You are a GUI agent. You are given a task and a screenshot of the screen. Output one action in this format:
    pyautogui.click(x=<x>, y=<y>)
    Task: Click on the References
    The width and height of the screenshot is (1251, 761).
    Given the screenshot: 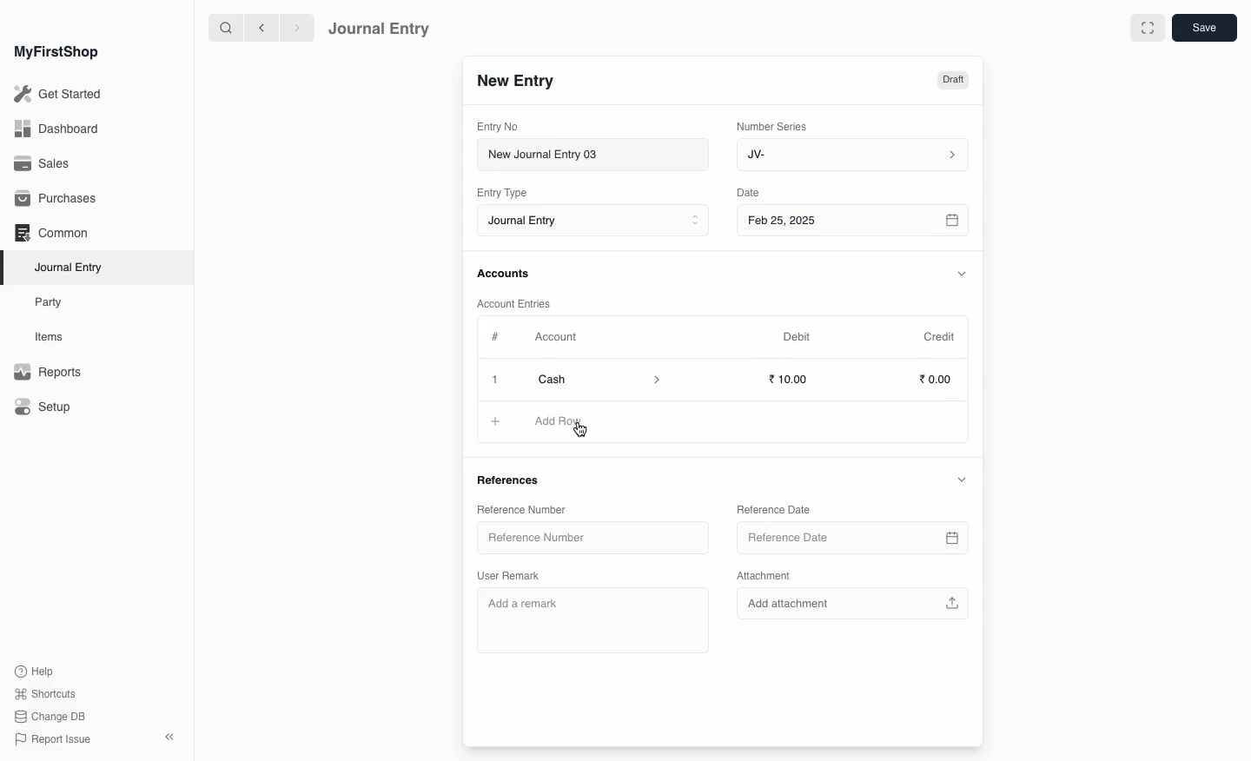 What is the action you would take?
    pyautogui.click(x=512, y=479)
    